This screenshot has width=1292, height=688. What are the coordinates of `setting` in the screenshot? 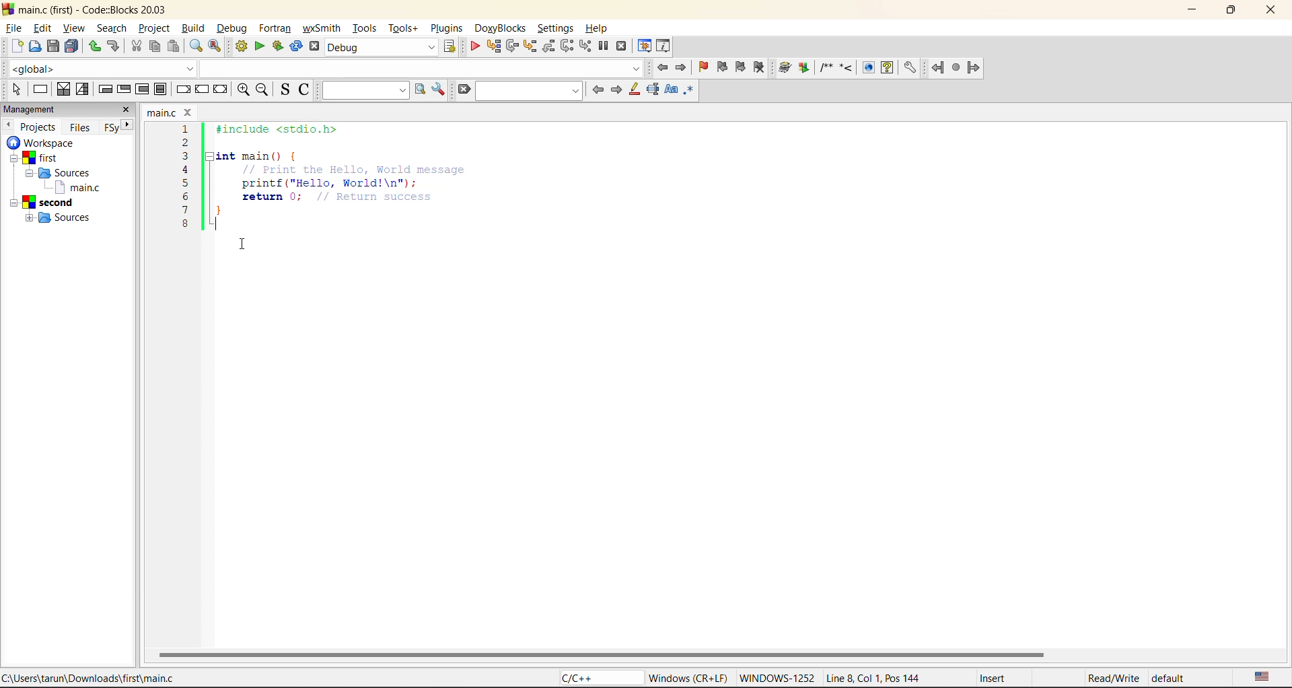 It's located at (910, 69).